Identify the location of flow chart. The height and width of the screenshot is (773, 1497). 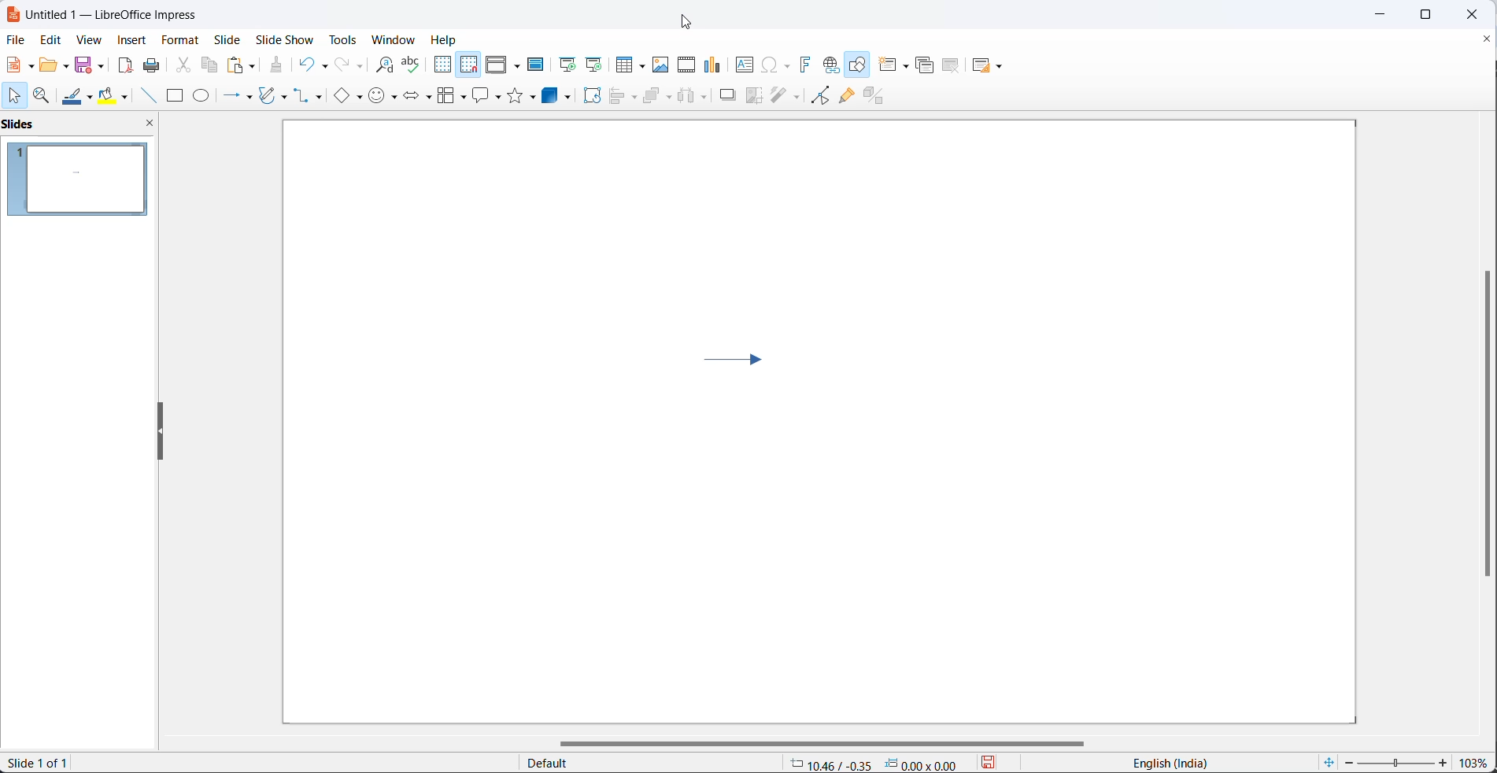
(449, 95).